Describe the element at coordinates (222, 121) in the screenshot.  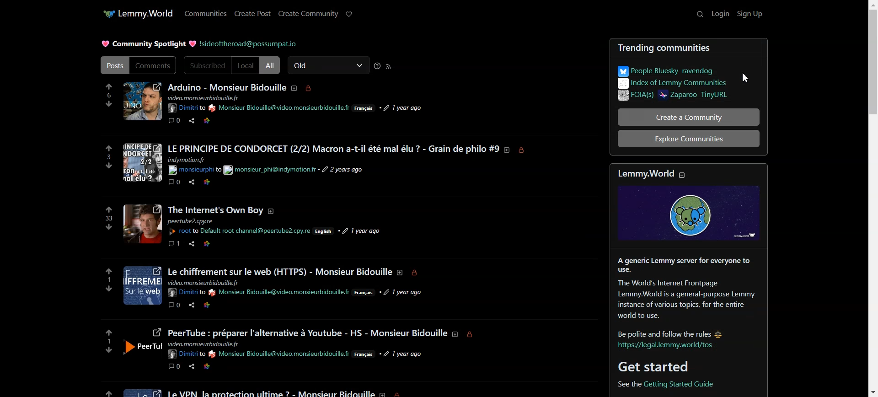
I see `Save` at that location.